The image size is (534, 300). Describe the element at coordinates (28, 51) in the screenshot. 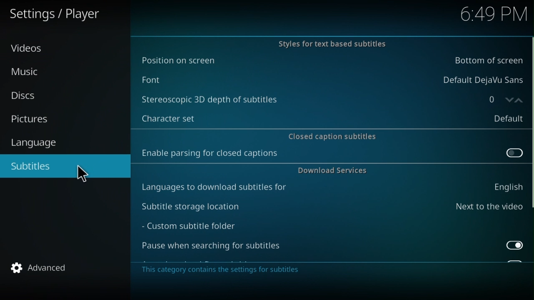

I see `Video` at that location.